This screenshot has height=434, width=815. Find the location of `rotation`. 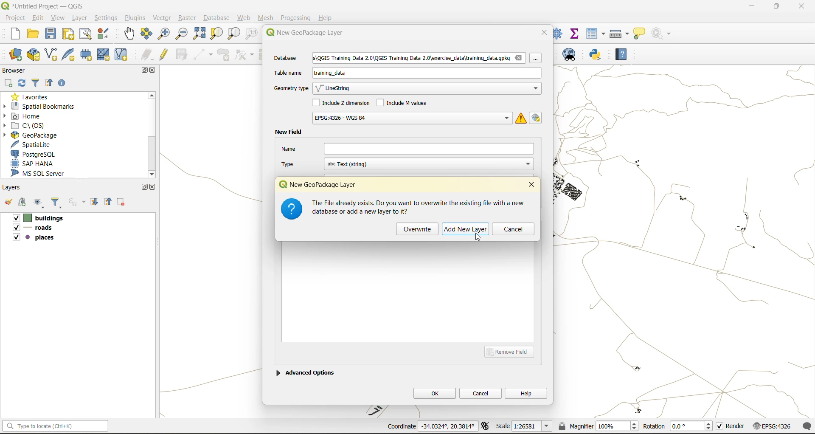

rotation is located at coordinates (678, 427).